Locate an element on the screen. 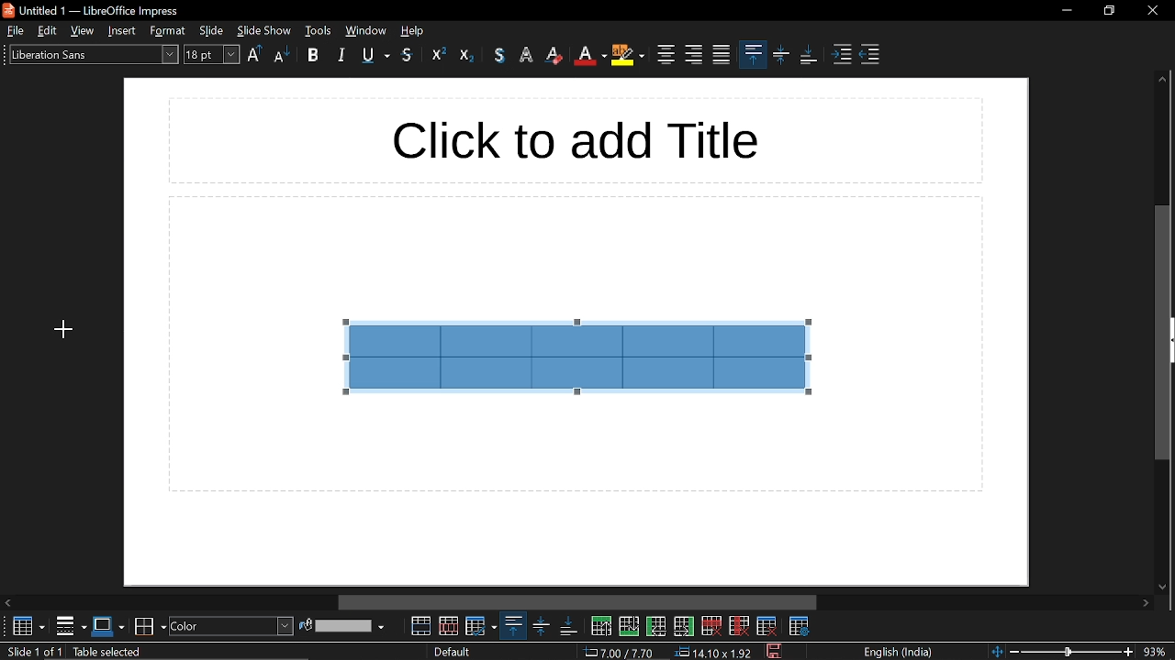 This screenshot has height=660, width=1175. align top is located at coordinates (754, 54).